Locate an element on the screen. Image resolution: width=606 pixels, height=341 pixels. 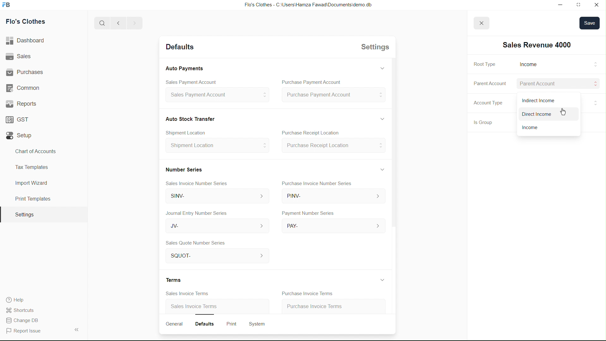
checkbox is located at coordinates (536, 115).